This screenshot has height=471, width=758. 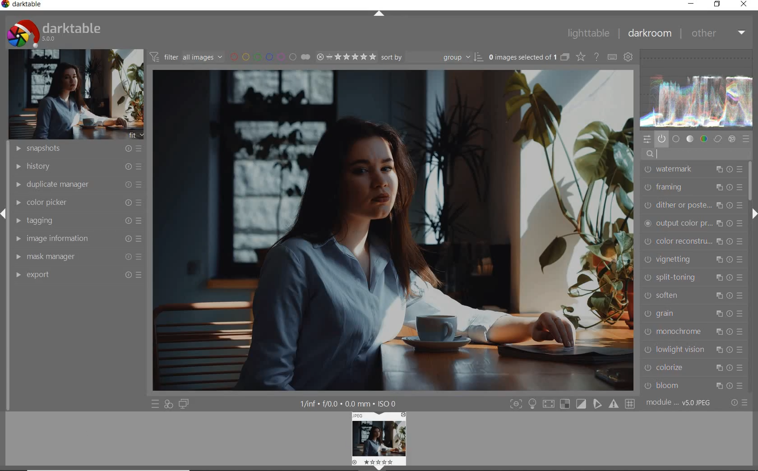 What do you see at coordinates (733, 139) in the screenshot?
I see `effect` at bounding box center [733, 139].